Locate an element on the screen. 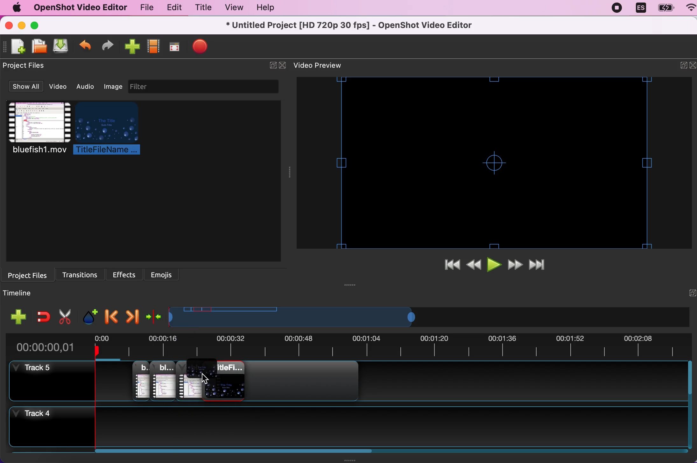 The height and width of the screenshot is (463, 697). bluefish1.mov is located at coordinates (38, 128).